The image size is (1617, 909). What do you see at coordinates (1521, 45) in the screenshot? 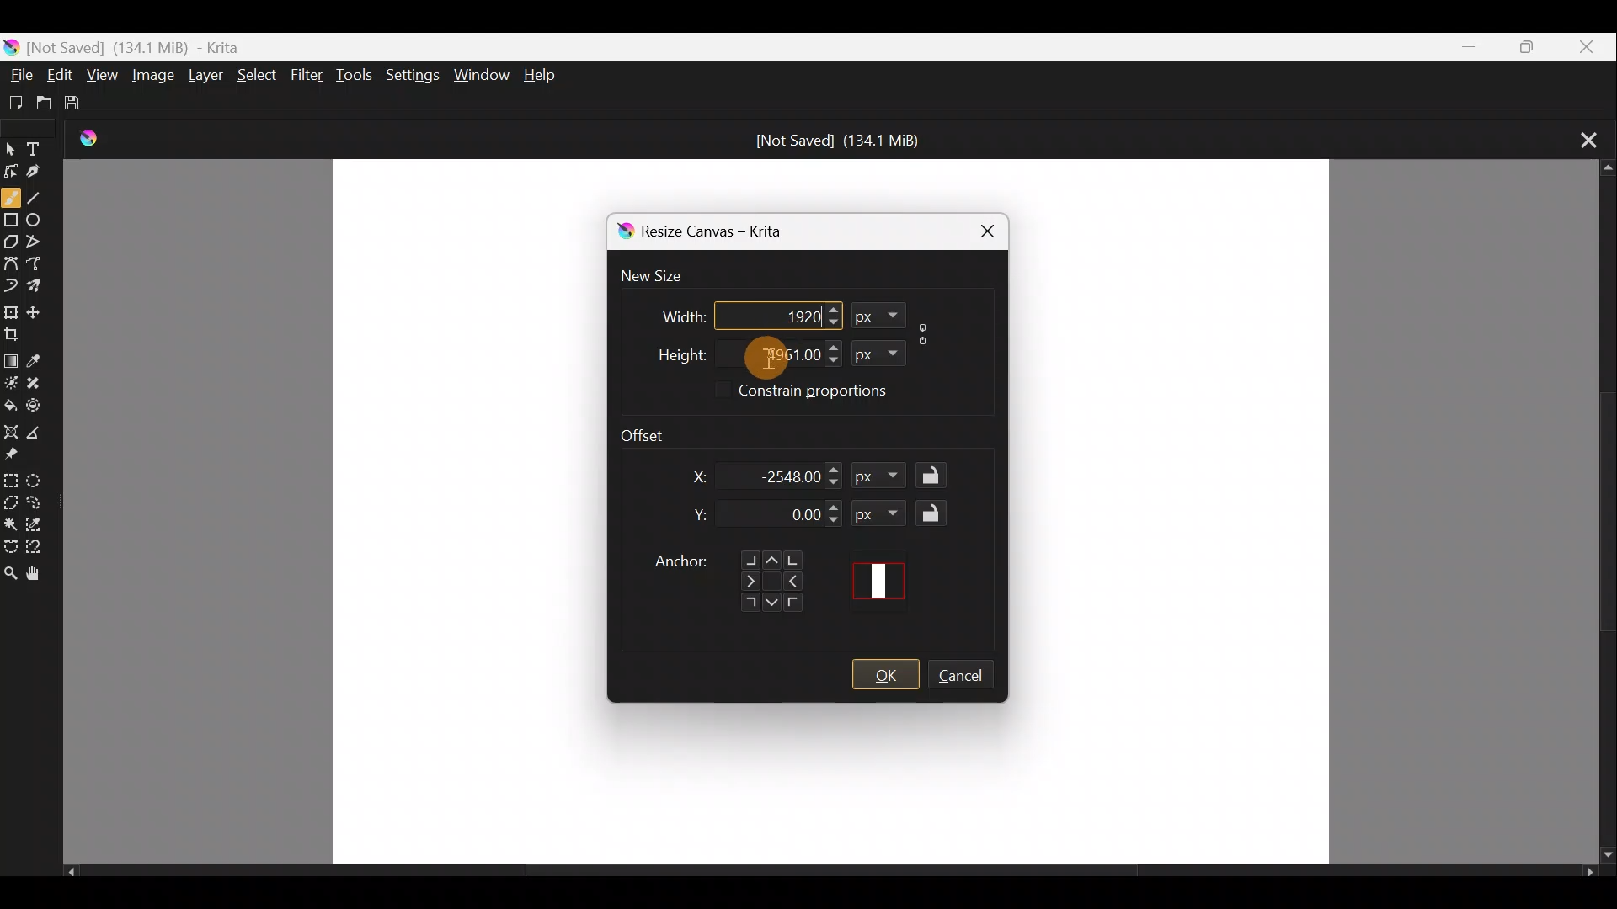
I see `Maximize` at bounding box center [1521, 45].